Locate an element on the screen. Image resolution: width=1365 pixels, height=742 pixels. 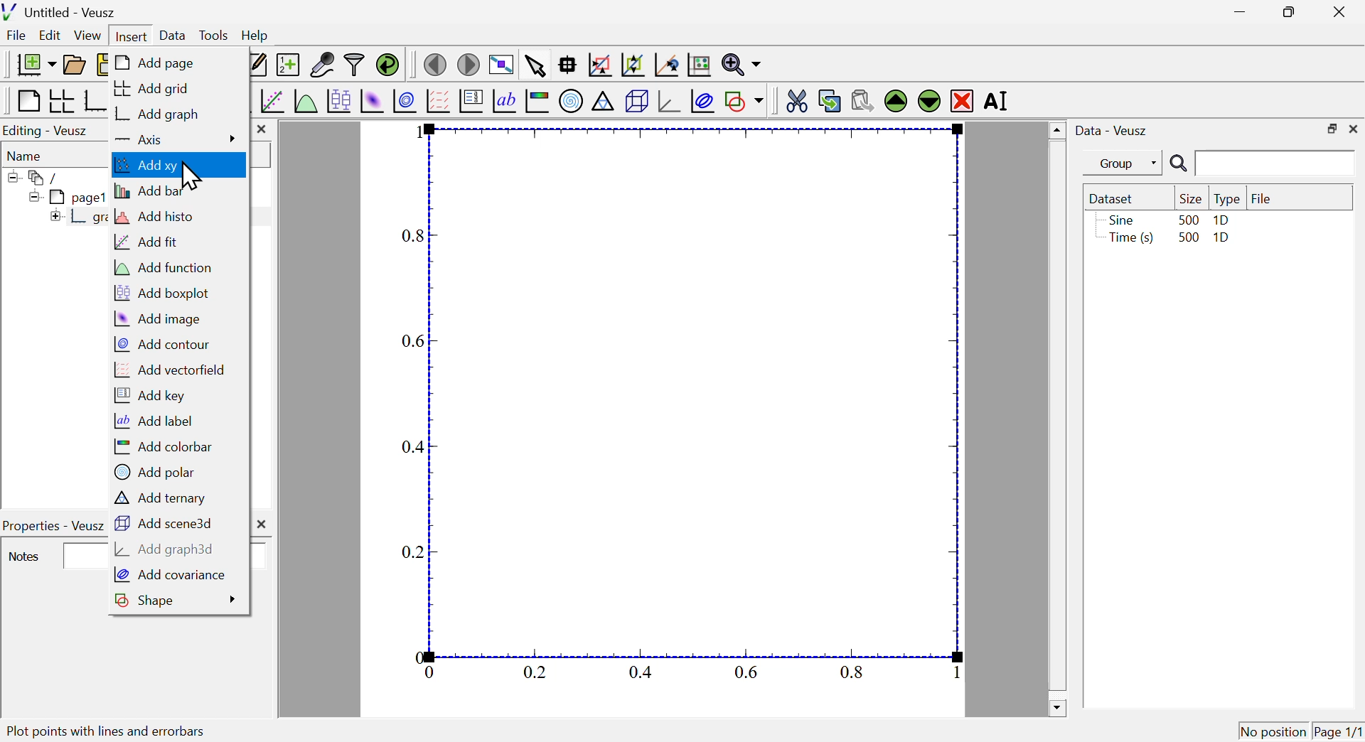
base graph is located at coordinates (96, 101).